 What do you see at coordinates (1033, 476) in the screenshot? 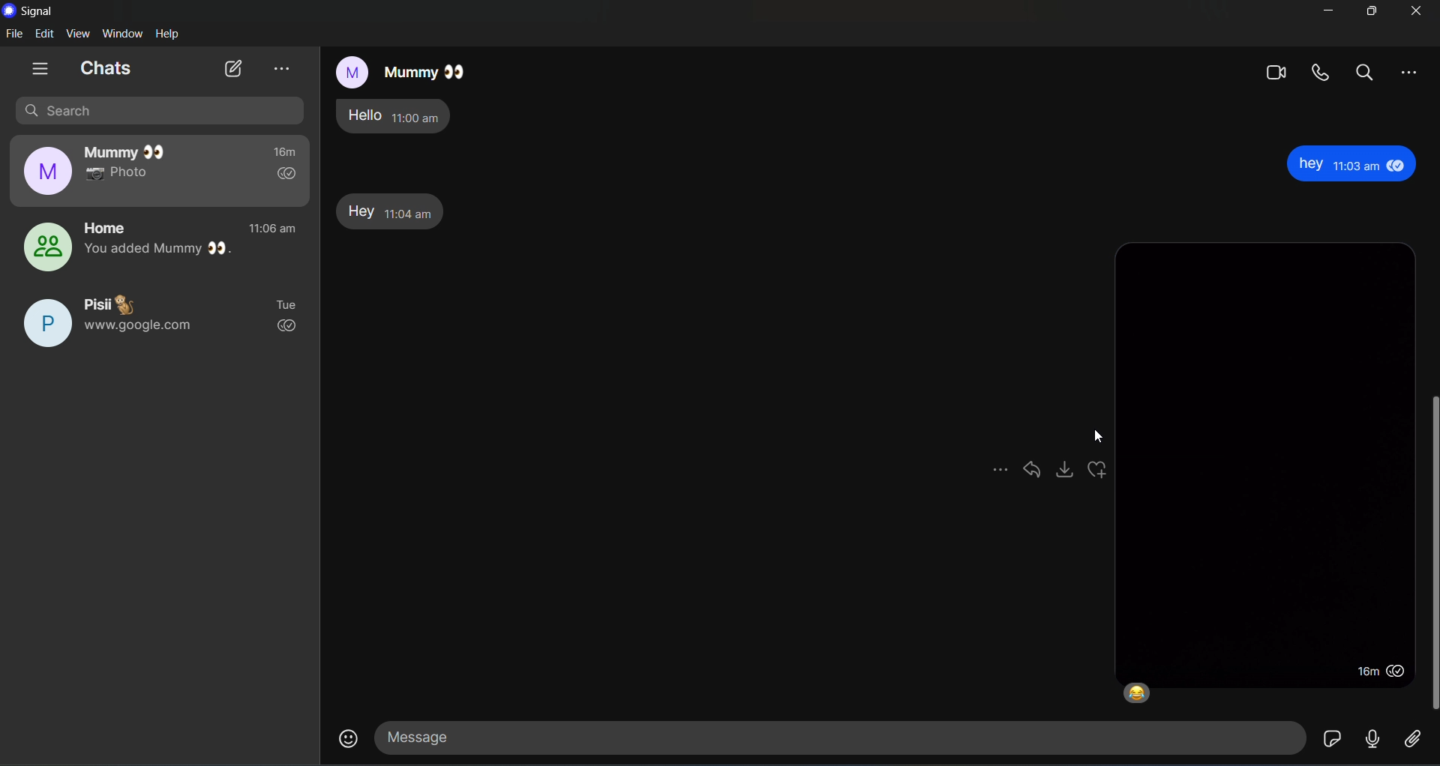
I see `tag` at bounding box center [1033, 476].